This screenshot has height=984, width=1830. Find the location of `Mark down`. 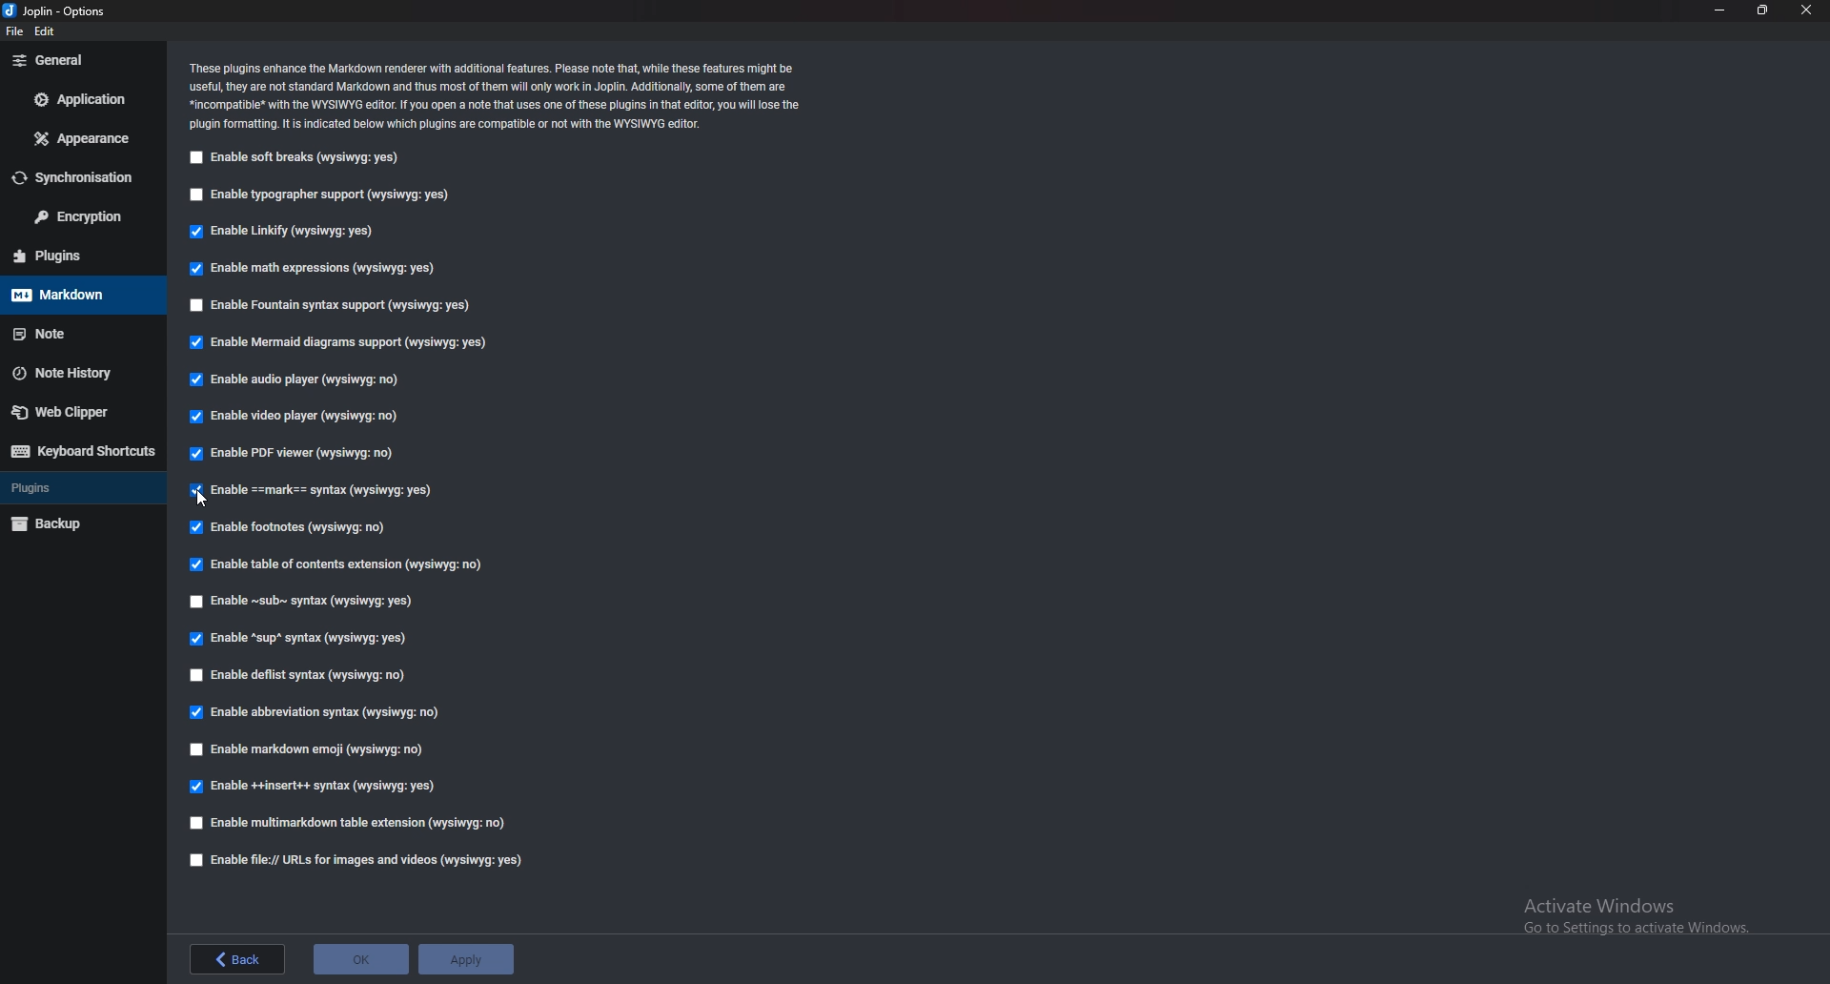

Mark down is located at coordinates (75, 295).